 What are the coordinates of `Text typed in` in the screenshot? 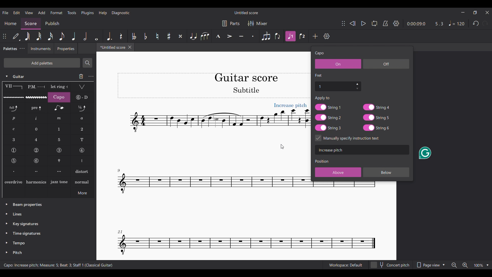 It's located at (331, 150).